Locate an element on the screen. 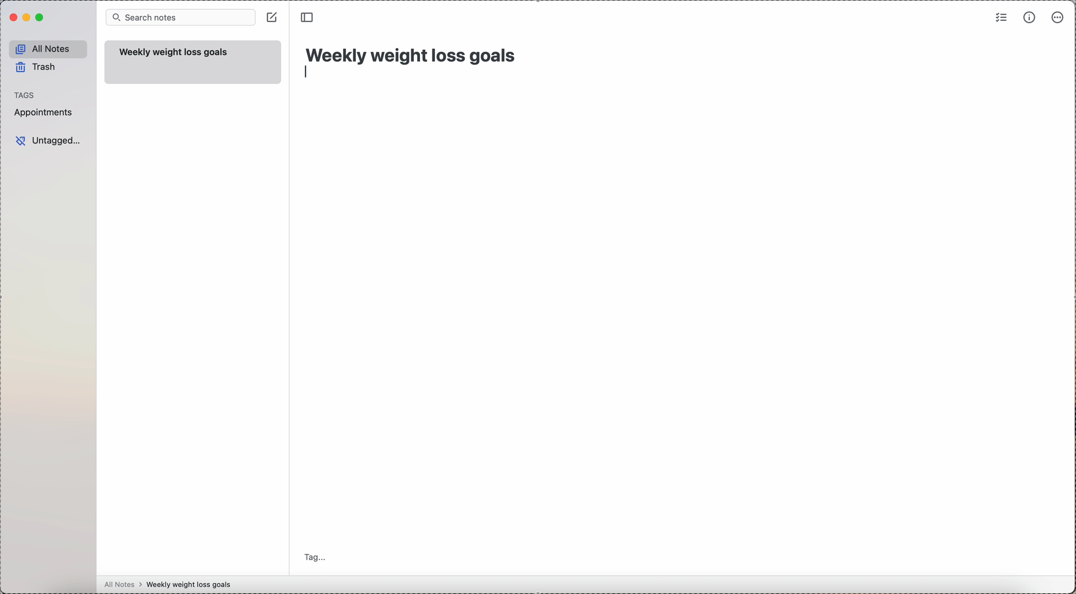 Image resolution: width=1076 pixels, height=594 pixels. tags is located at coordinates (25, 95).